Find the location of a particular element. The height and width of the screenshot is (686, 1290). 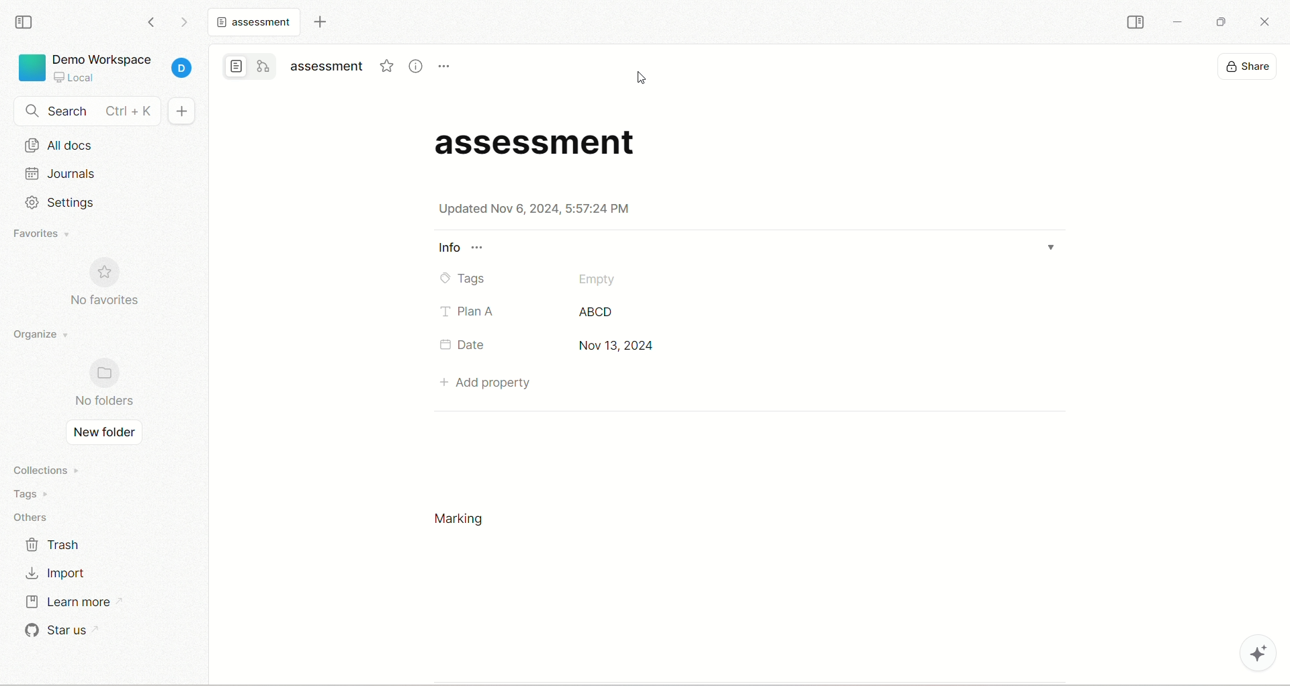

search bar is located at coordinates (87, 110).